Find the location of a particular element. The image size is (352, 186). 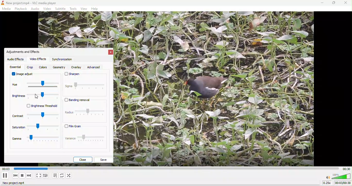

close is located at coordinates (345, 3).